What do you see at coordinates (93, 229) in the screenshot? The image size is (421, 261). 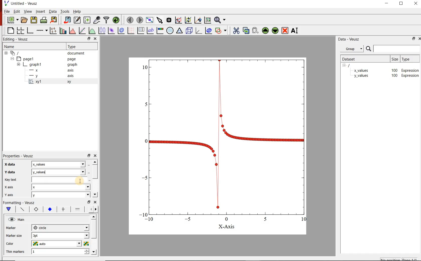 I see `vertical scrollbar` at bounding box center [93, 229].